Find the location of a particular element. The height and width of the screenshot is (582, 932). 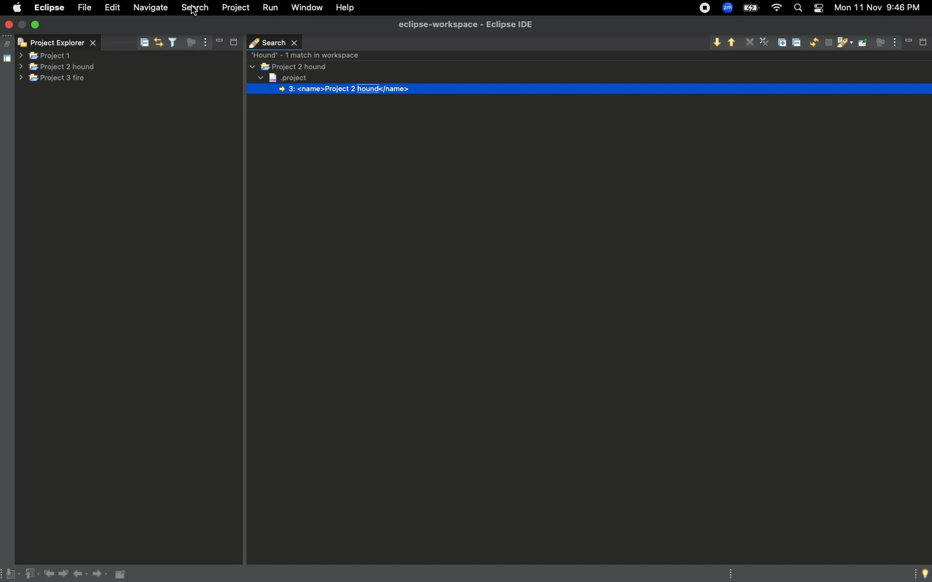

Mon 11 Nov 9:45 PM is located at coordinates (882, 7).